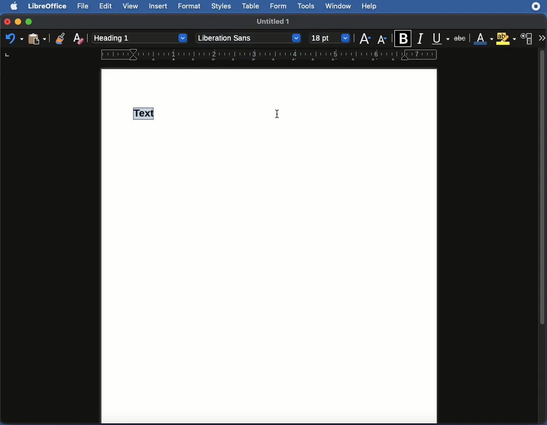  What do you see at coordinates (536, 7) in the screenshot?
I see `Extension` at bounding box center [536, 7].